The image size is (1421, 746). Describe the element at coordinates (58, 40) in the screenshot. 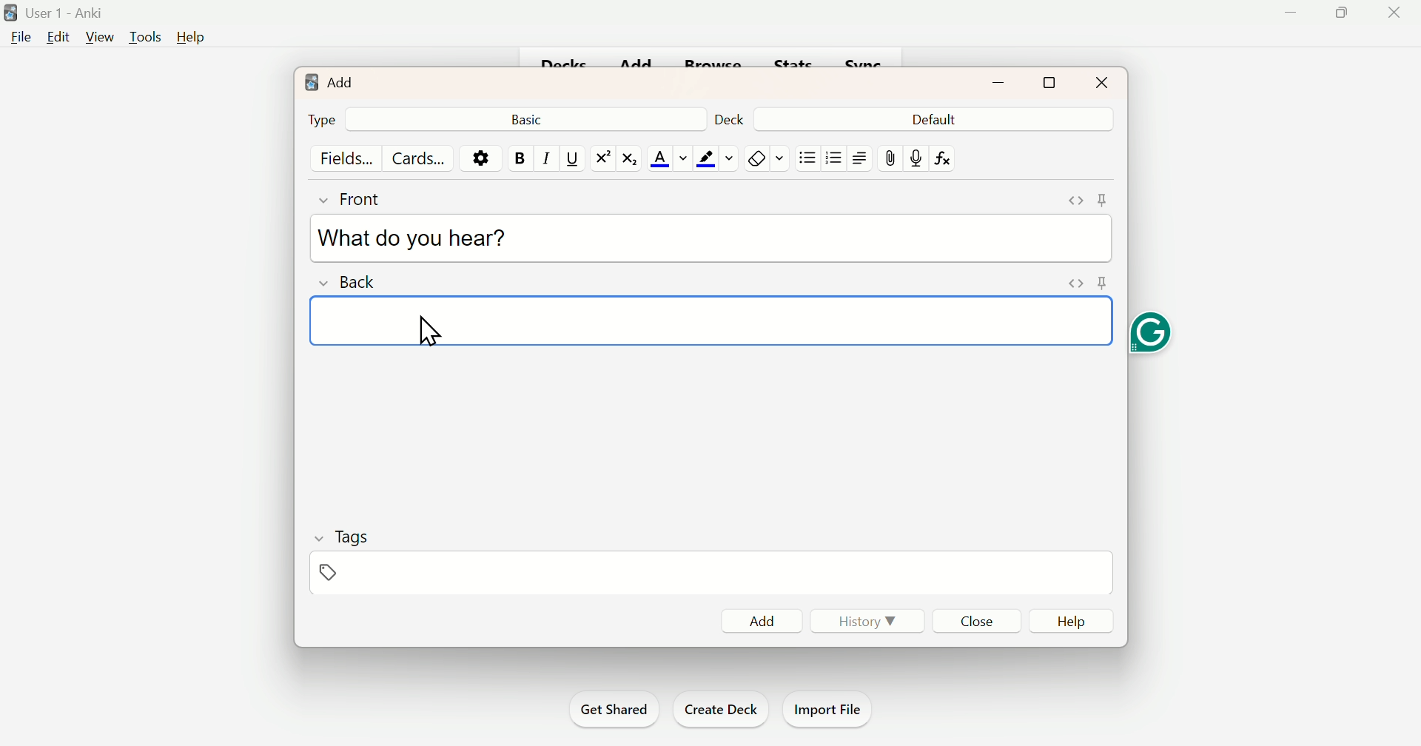

I see `Edit` at that location.